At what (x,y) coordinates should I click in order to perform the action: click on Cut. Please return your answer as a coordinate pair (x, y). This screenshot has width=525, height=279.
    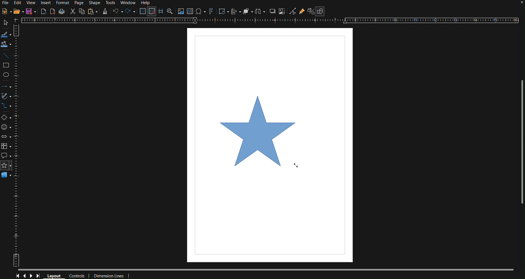
    Looking at the image, I should click on (72, 11).